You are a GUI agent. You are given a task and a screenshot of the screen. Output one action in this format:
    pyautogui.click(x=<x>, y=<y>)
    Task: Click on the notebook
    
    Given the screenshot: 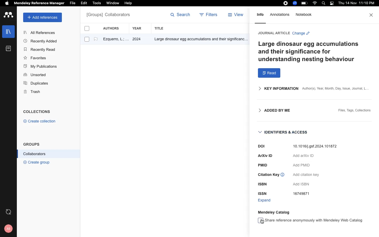 What is the action you would take?
    pyautogui.click(x=305, y=14)
    